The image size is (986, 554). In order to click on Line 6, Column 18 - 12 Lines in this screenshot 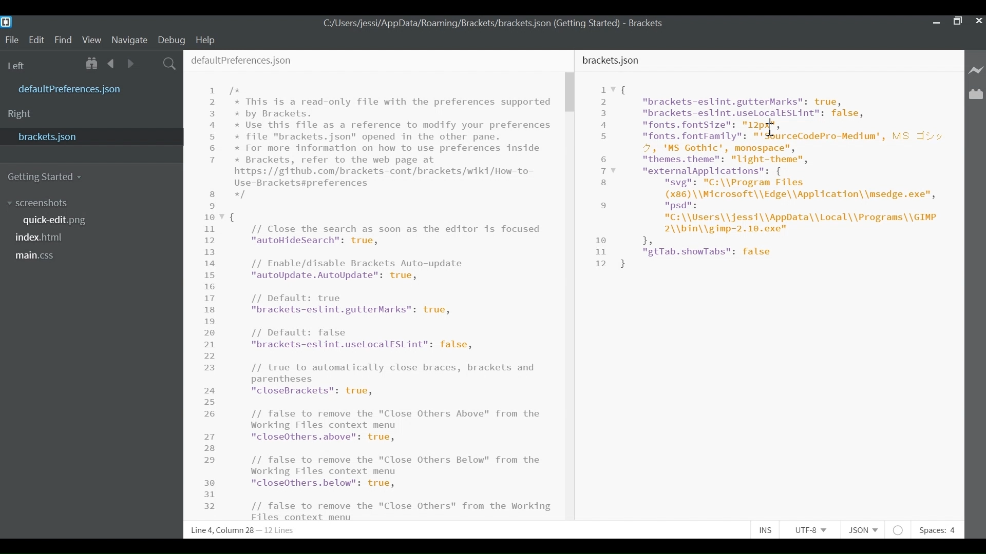, I will do `click(242, 531)`.